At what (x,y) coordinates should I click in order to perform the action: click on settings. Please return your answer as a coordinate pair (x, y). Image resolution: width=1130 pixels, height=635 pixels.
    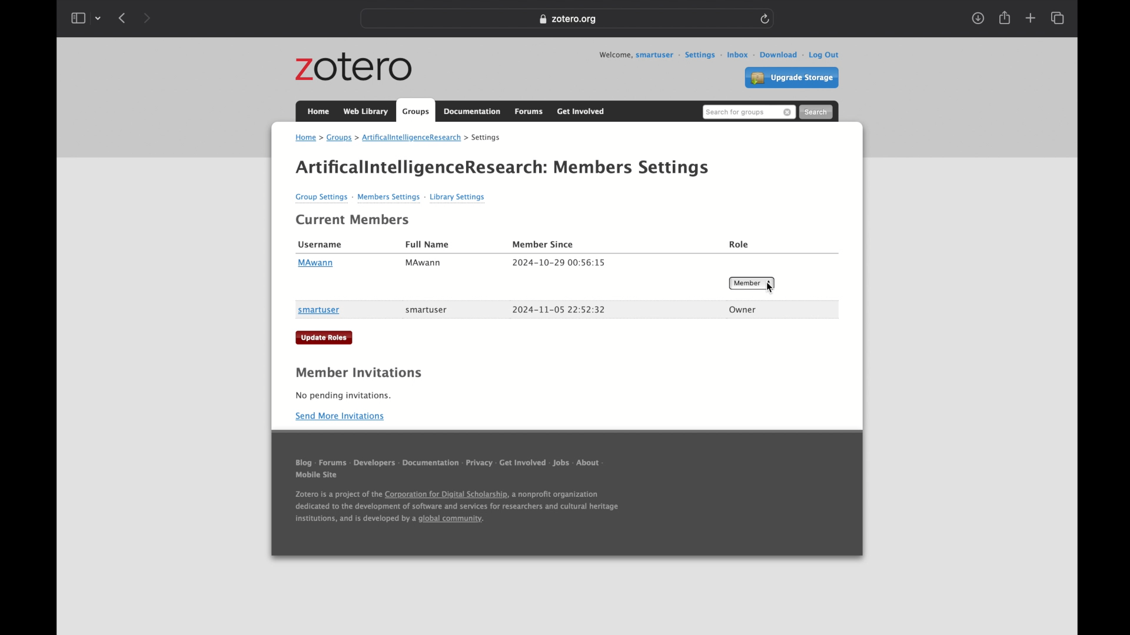
    Looking at the image, I should click on (696, 55).